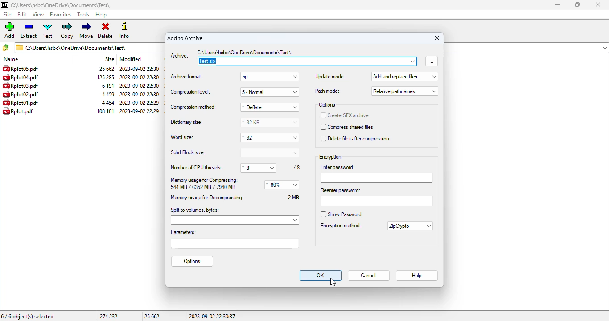 The image size is (609, 321). What do you see at coordinates (21, 86) in the screenshot?
I see `rplot03` at bounding box center [21, 86].